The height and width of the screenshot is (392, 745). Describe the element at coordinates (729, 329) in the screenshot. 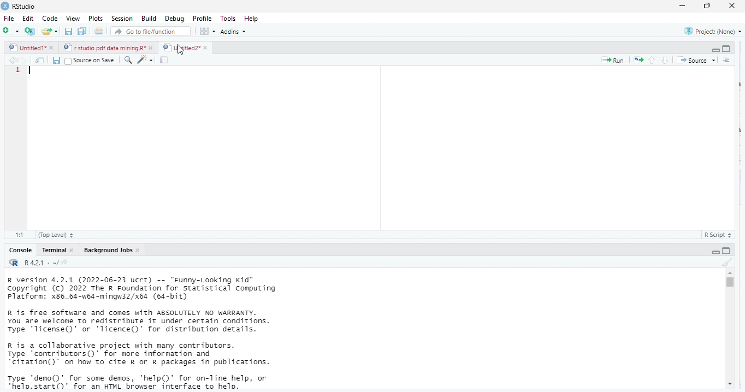

I see `vertical scroll bar` at that location.